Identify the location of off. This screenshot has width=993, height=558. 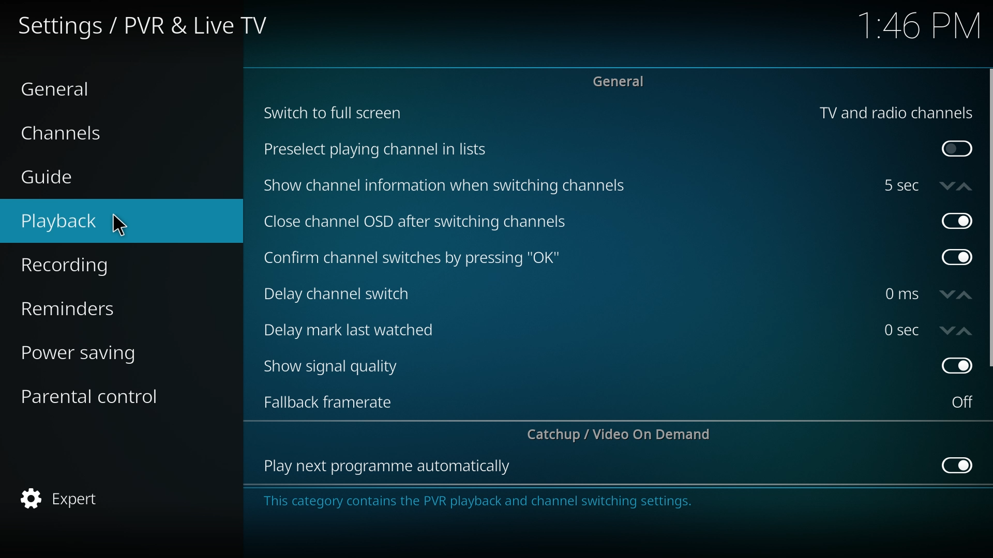
(956, 367).